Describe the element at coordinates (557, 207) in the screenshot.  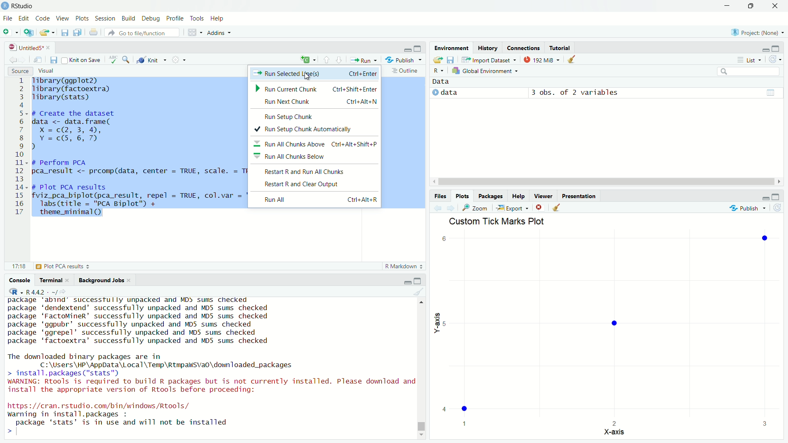
I see `clear all plots` at that location.